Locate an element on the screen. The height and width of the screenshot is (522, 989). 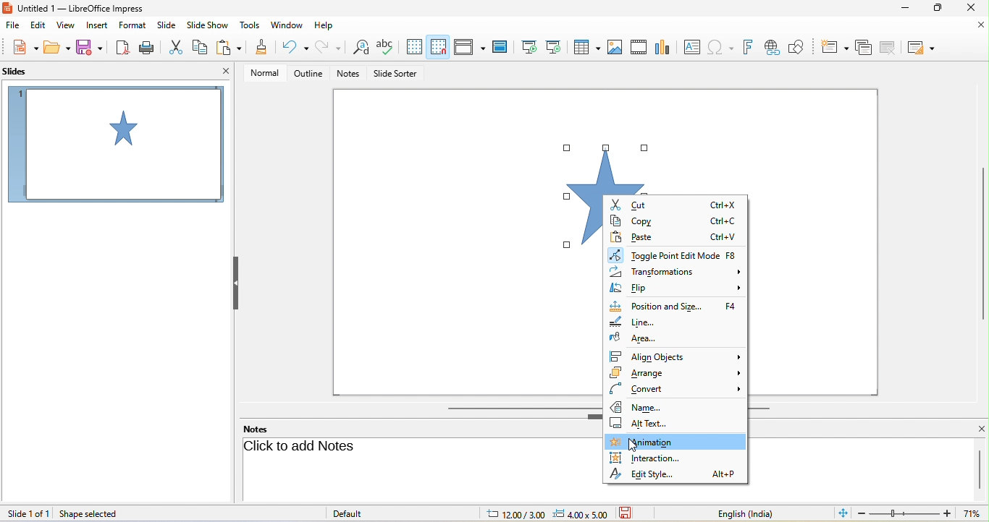
close is located at coordinates (223, 72).